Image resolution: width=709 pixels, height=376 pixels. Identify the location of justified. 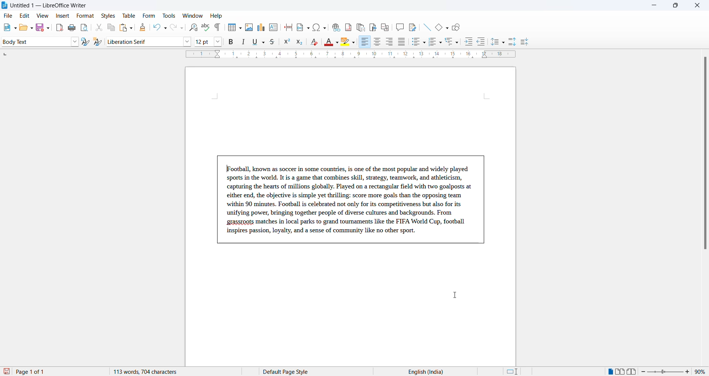
(402, 42).